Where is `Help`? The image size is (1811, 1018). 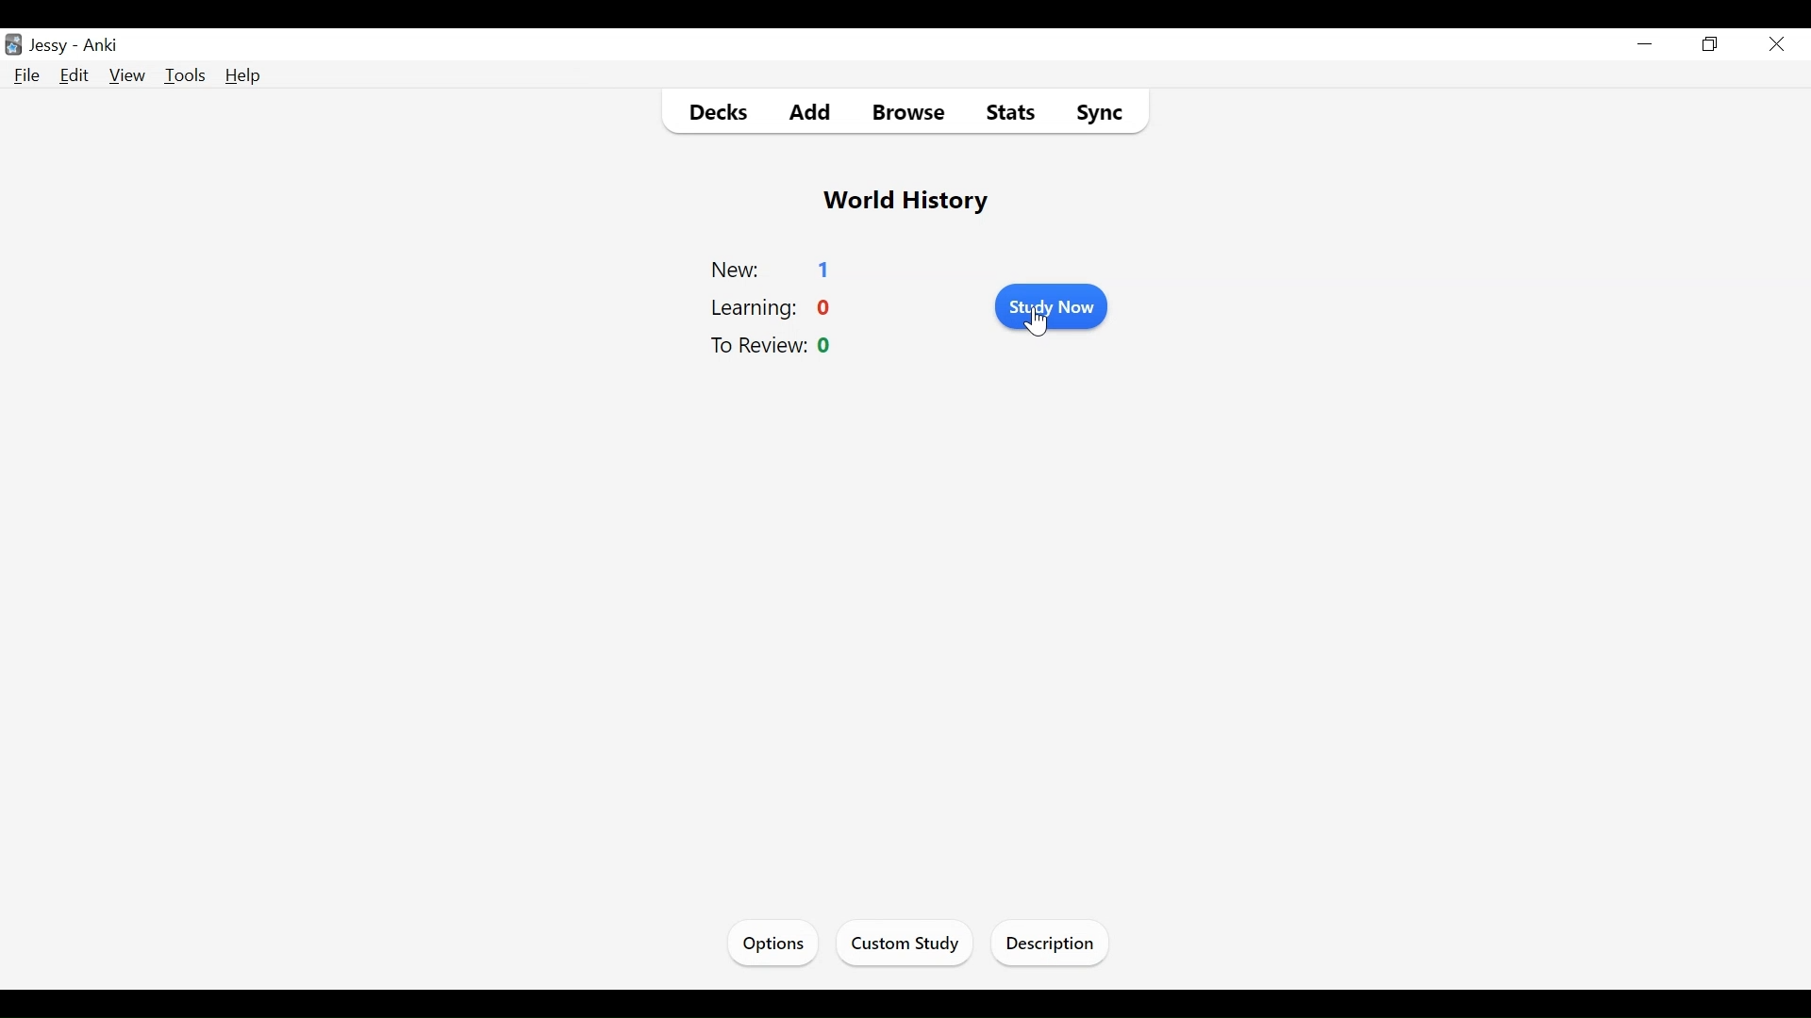
Help is located at coordinates (244, 76).